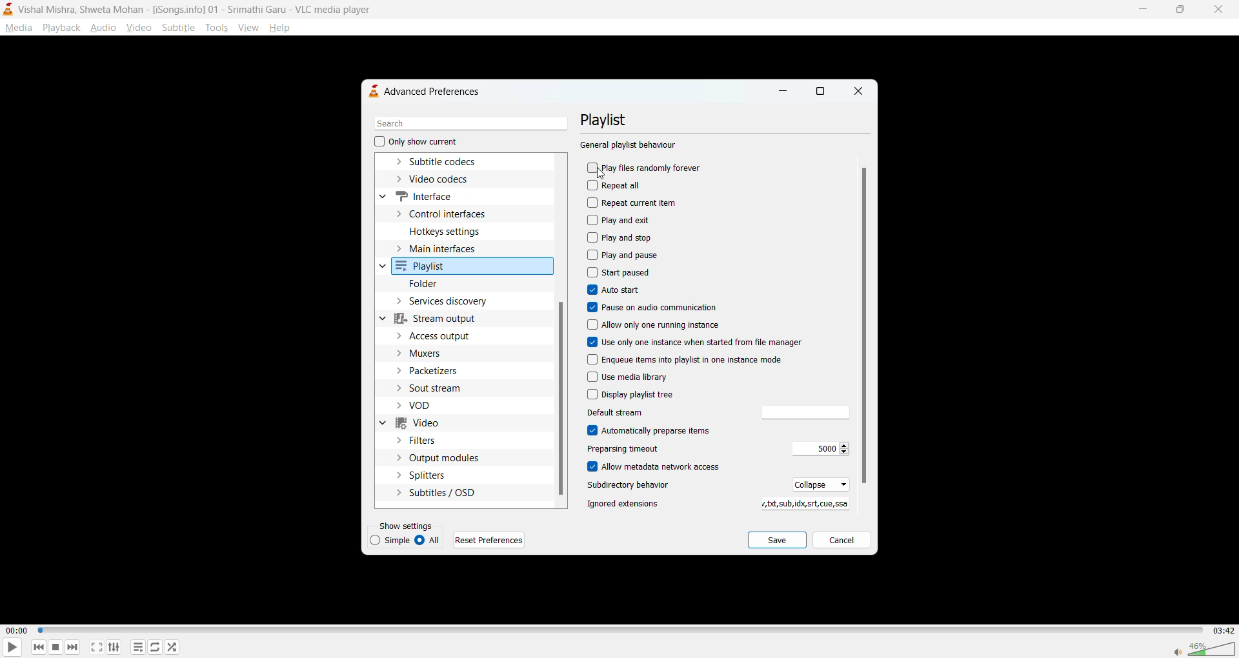 This screenshot has width=1239, height=658. I want to click on splitters, so click(421, 475).